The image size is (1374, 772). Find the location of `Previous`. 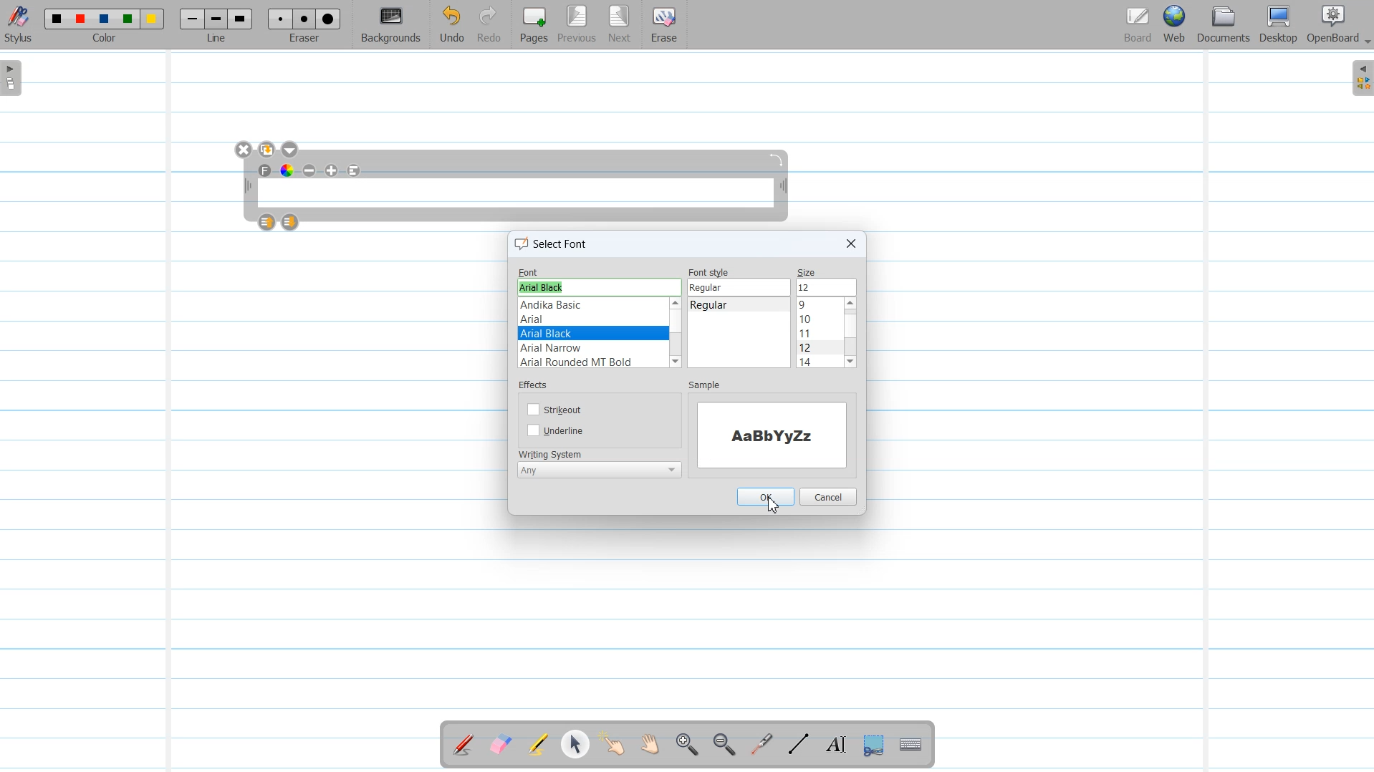

Previous is located at coordinates (579, 25).